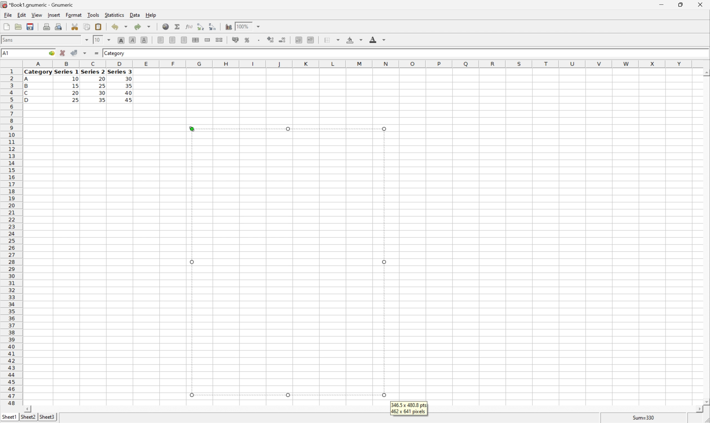 This screenshot has width=710, height=423. Describe the element at coordinates (48, 417) in the screenshot. I see `Sheet3` at that location.